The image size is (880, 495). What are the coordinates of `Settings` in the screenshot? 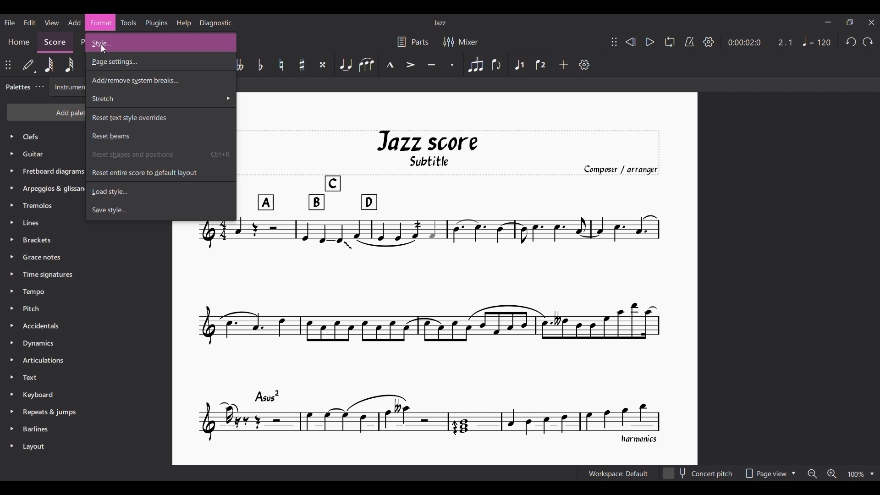 It's located at (709, 42).